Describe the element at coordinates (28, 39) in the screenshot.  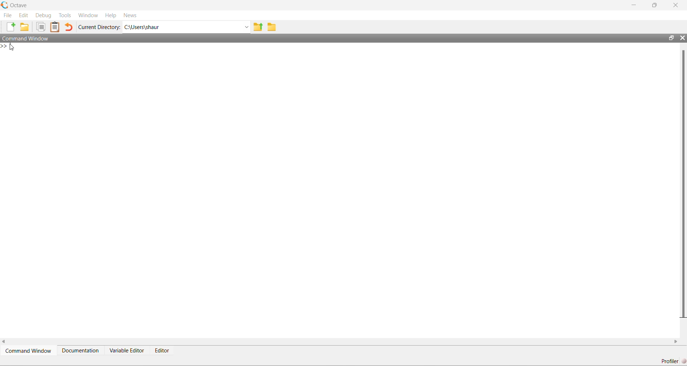
I see `Command Window` at that location.